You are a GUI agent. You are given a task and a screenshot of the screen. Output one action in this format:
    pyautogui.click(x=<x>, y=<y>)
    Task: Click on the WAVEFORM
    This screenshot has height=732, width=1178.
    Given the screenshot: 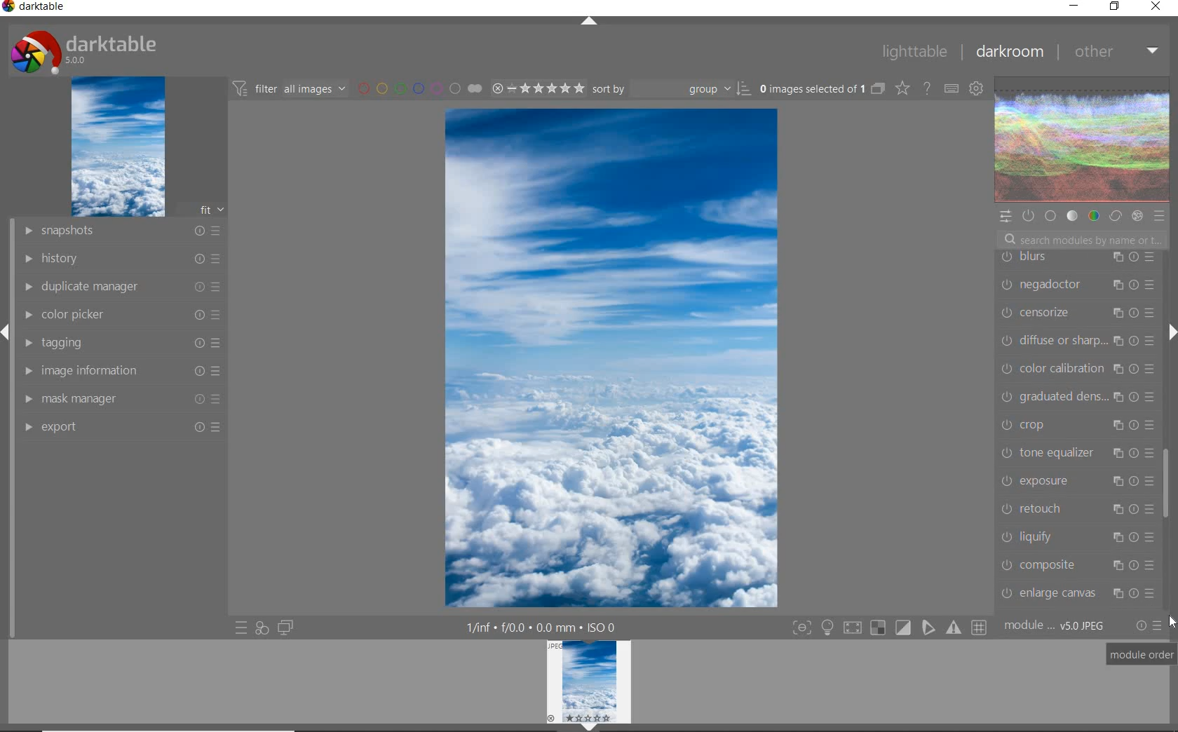 What is the action you would take?
    pyautogui.click(x=1083, y=140)
    